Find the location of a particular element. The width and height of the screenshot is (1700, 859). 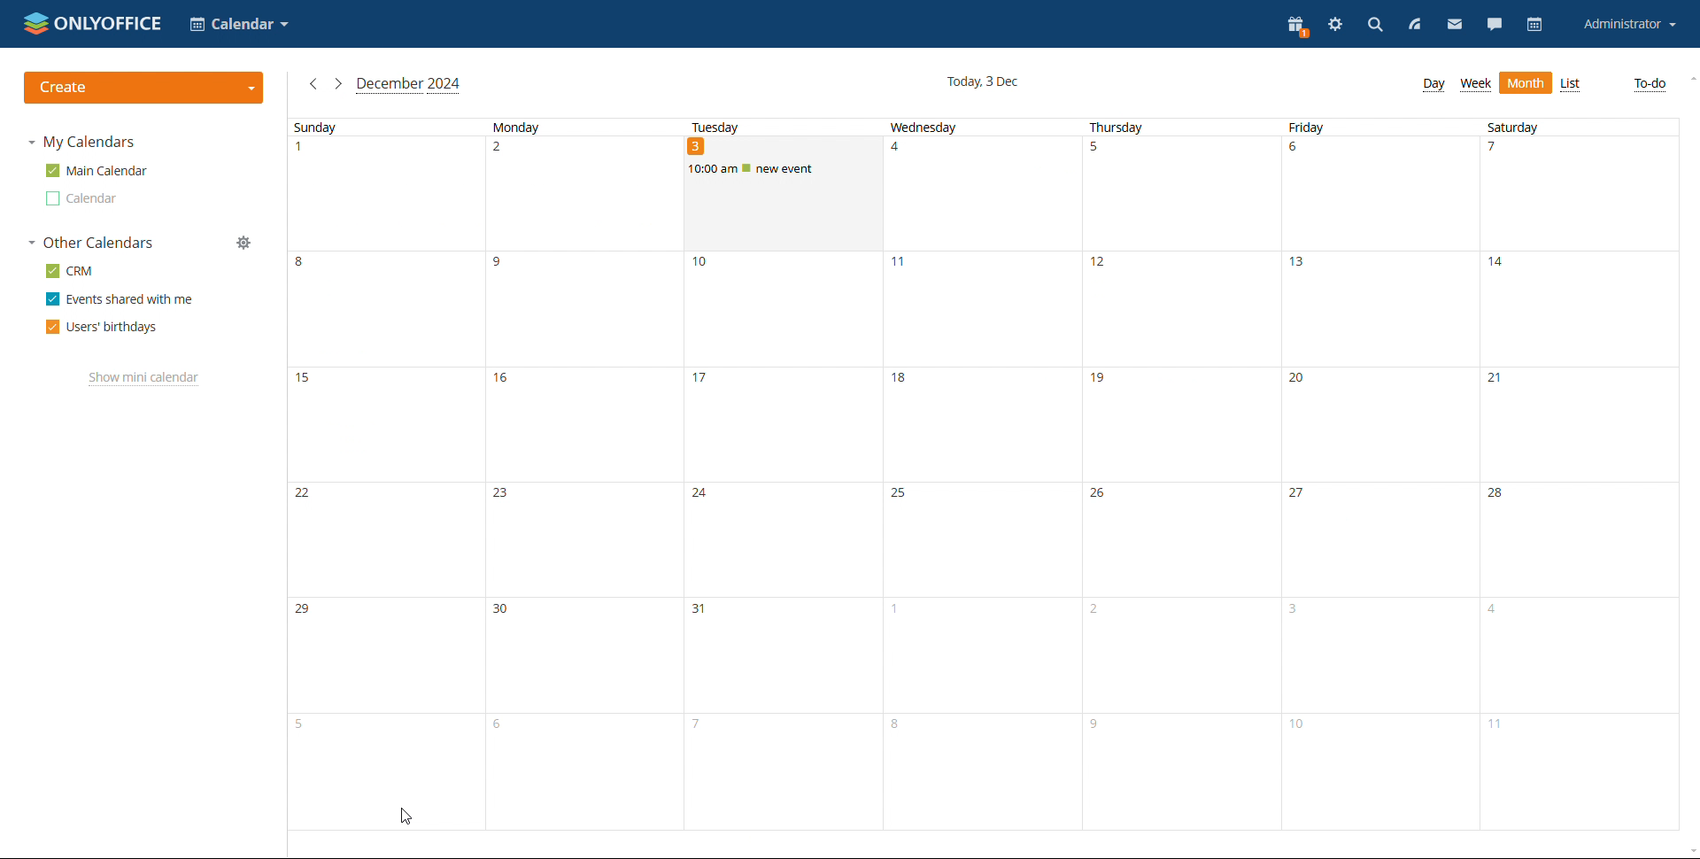

manage is located at coordinates (243, 242).